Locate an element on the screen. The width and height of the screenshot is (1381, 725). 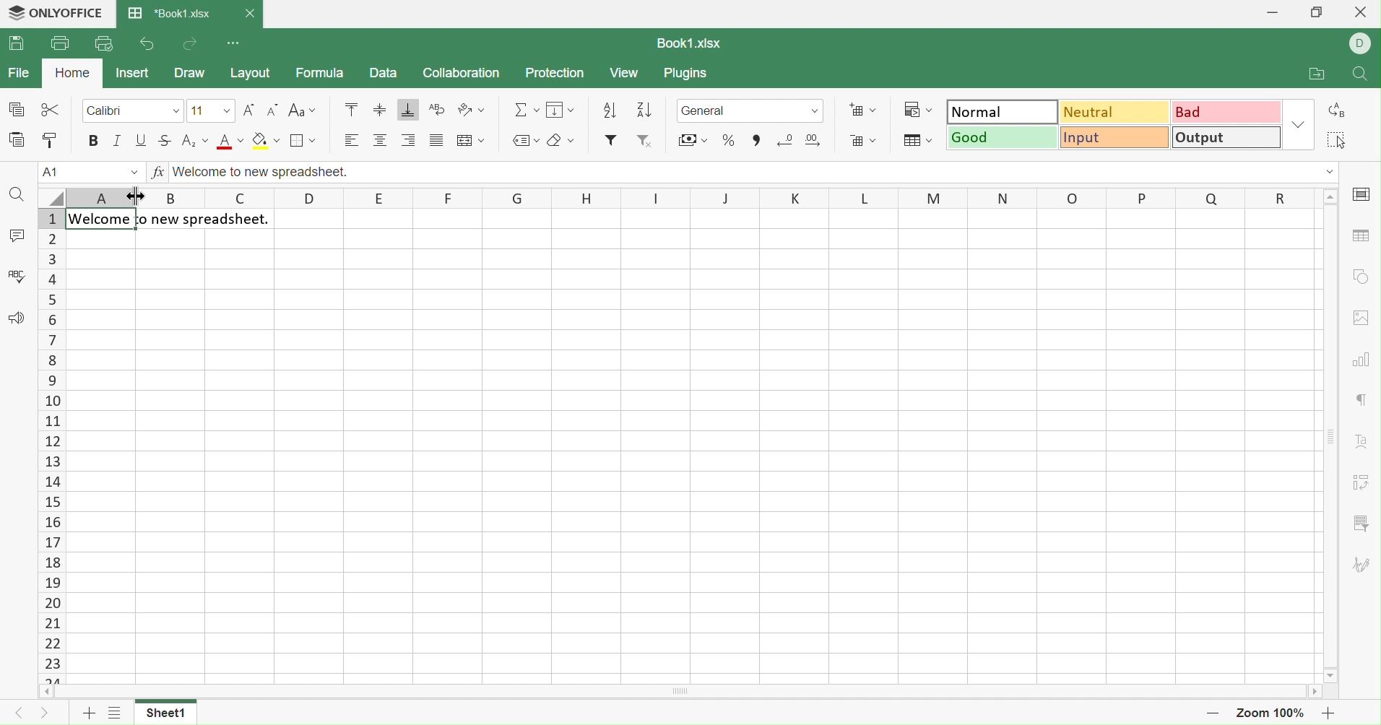
View is located at coordinates (627, 74).